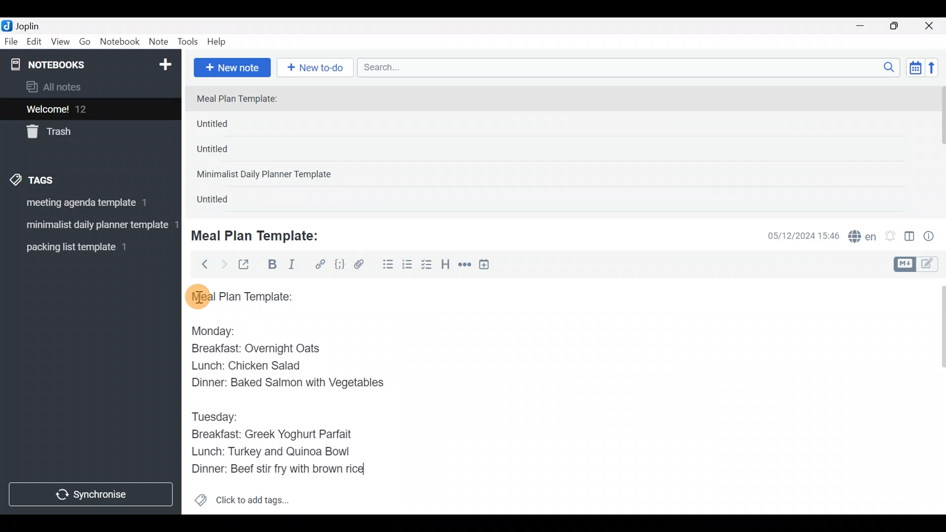 Image resolution: width=946 pixels, height=532 pixels. I want to click on Lunch: Turkey and Quinoa Bowl, so click(274, 451).